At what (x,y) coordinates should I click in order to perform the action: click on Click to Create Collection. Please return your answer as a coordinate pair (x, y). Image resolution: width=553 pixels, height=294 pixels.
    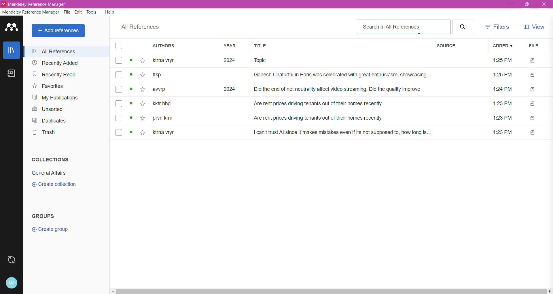
    Looking at the image, I should click on (56, 185).